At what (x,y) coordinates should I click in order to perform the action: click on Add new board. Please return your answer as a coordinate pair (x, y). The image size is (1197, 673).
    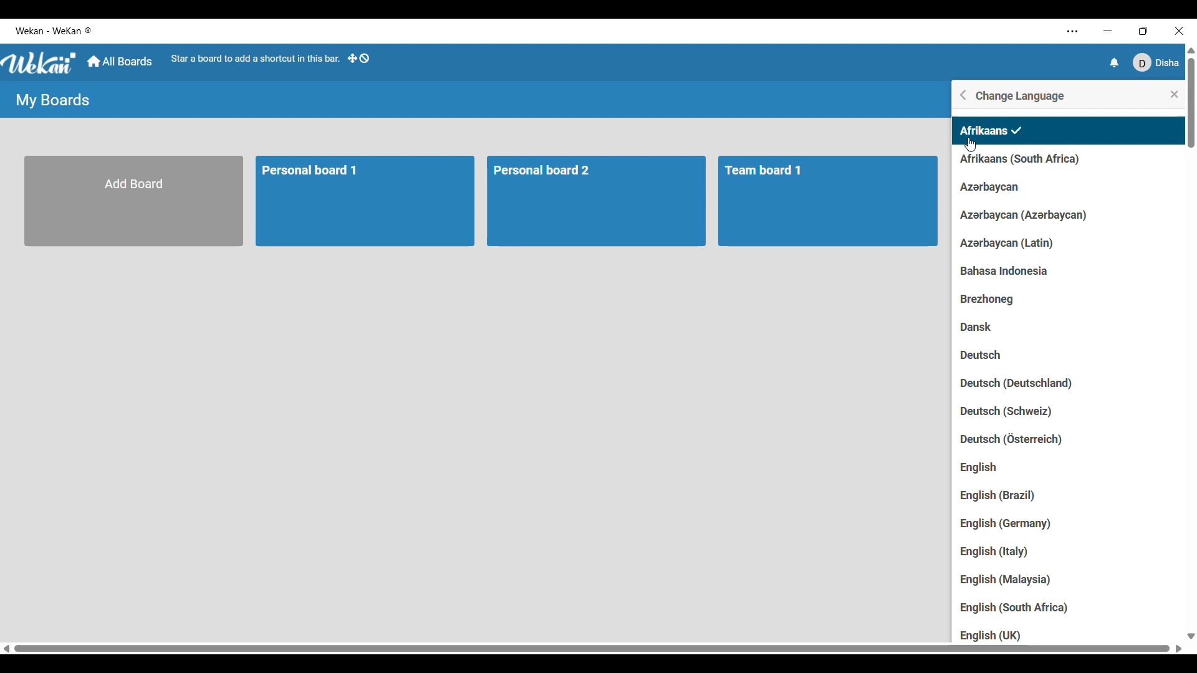
    Looking at the image, I should click on (135, 201).